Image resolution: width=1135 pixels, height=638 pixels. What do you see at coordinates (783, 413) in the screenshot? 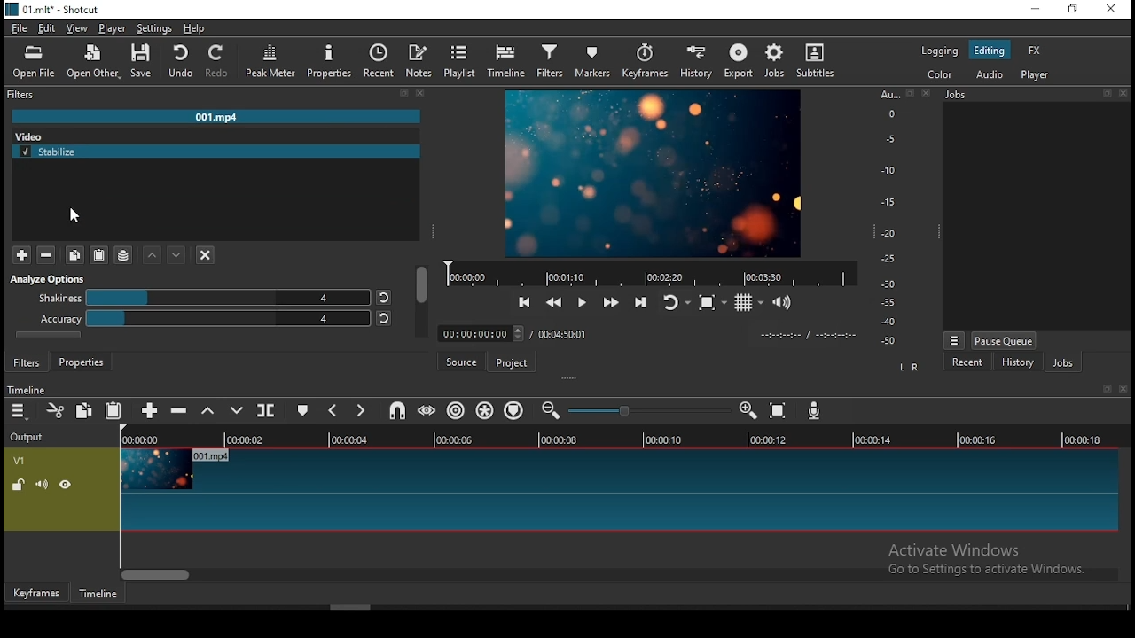
I see `zoom timeline to fit` at bounding box center [783, 413].